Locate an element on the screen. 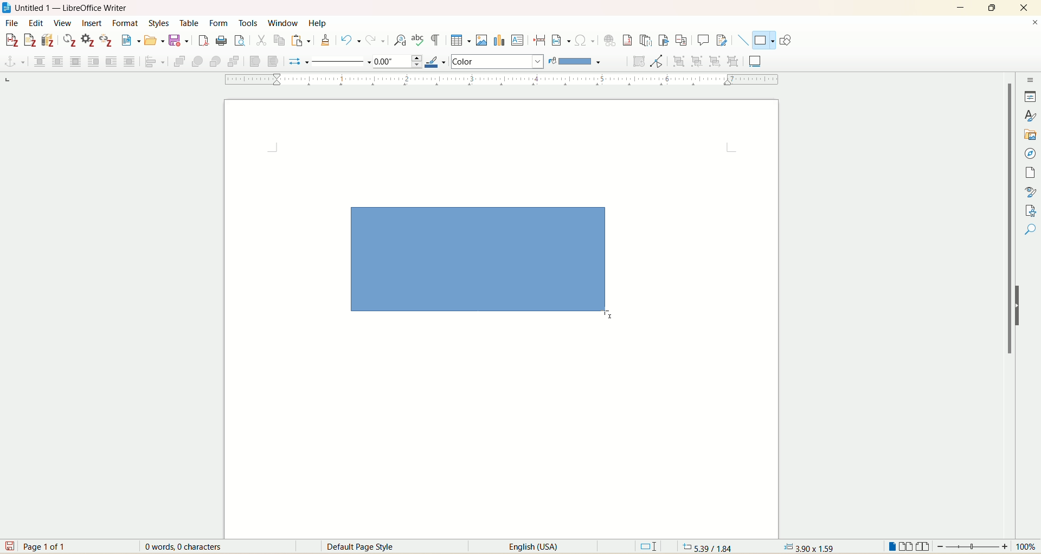 Image resolution: width=1041 pixels, height=554 pixels. insert is located at coordinates (92, 23).